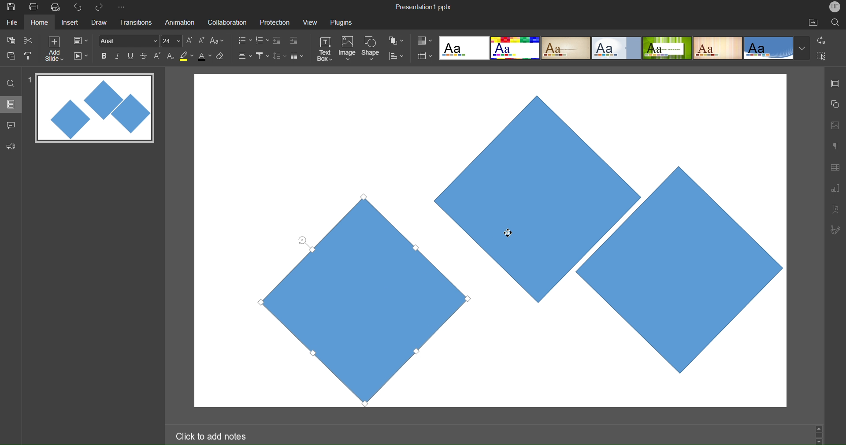 The image size is (846, 445). Describe the element at coordinates (425, 41) in the screenshot. I see `Color` at that location.